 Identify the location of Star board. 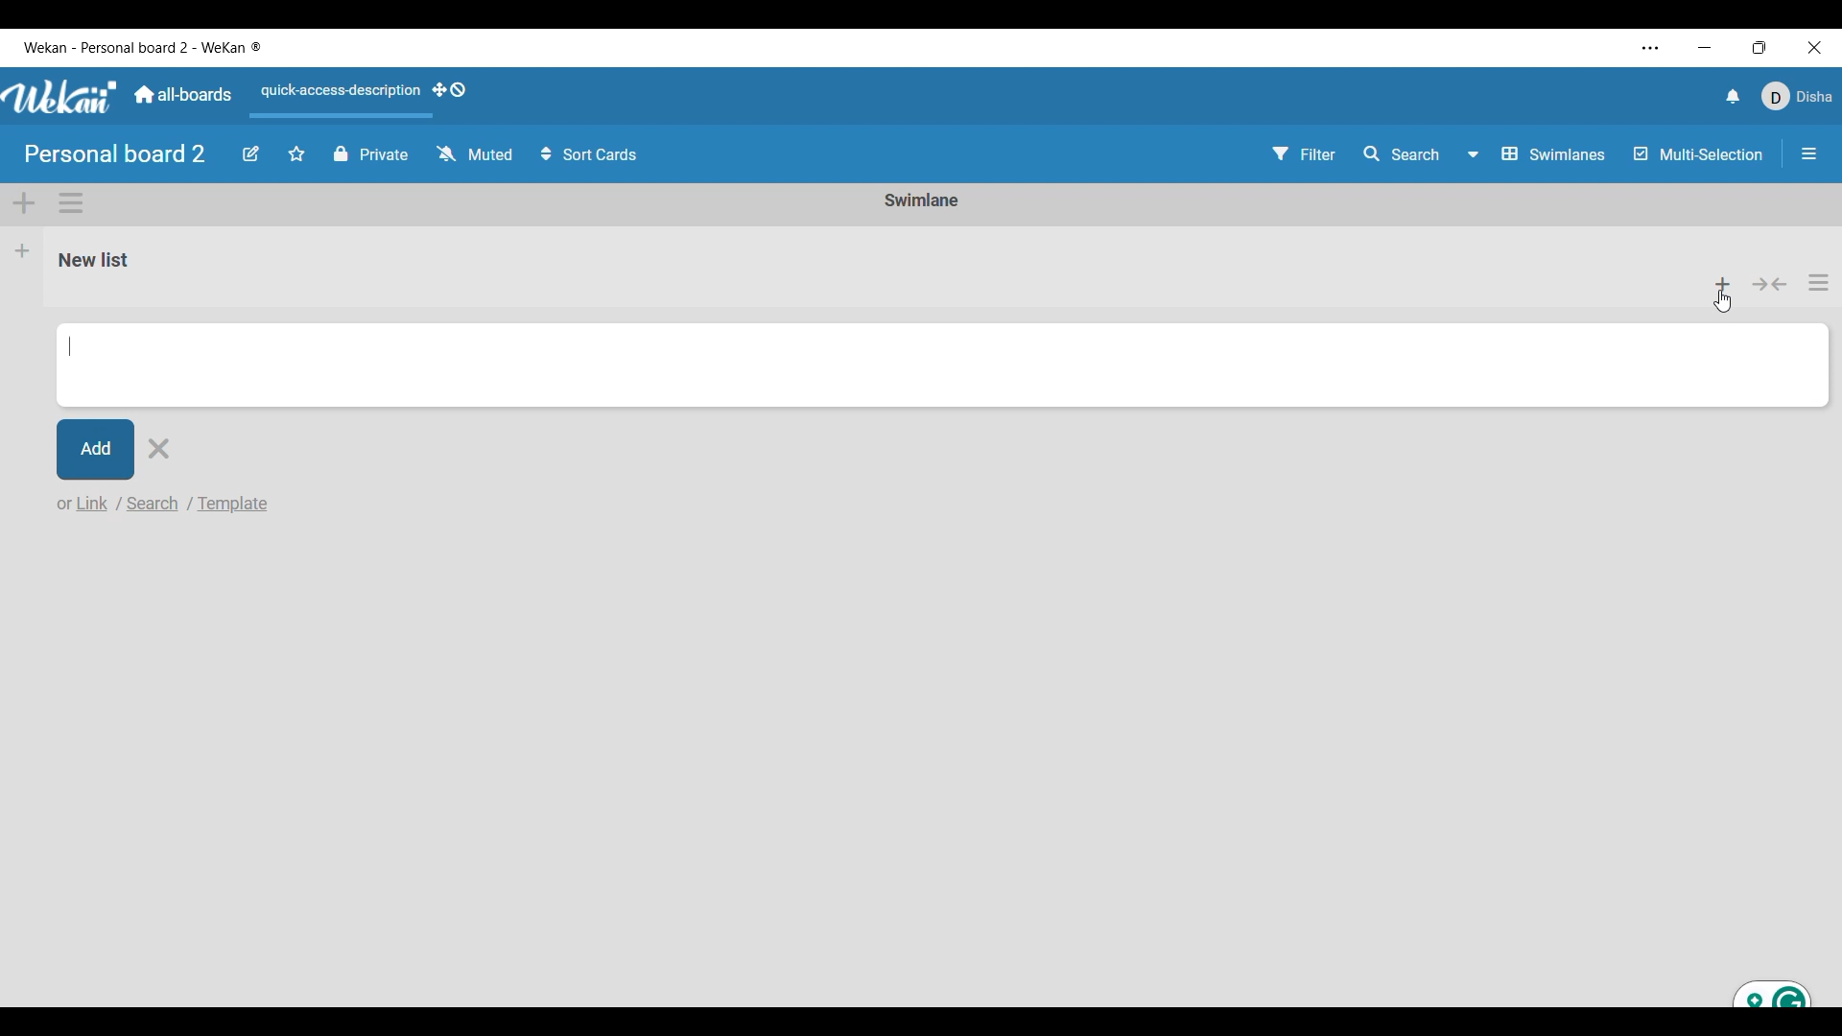
(296, 153).